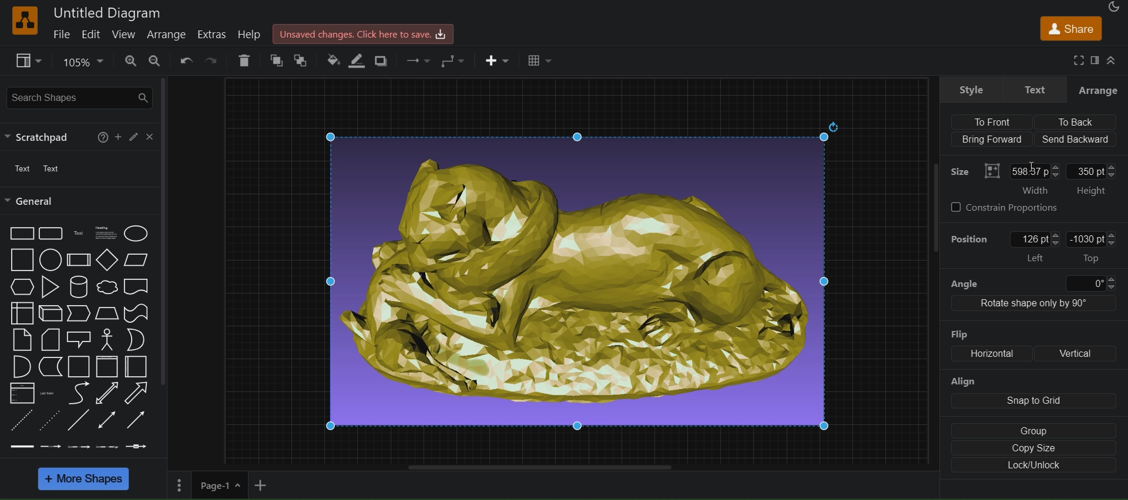  I want to click on add new page, so click(266, 486).